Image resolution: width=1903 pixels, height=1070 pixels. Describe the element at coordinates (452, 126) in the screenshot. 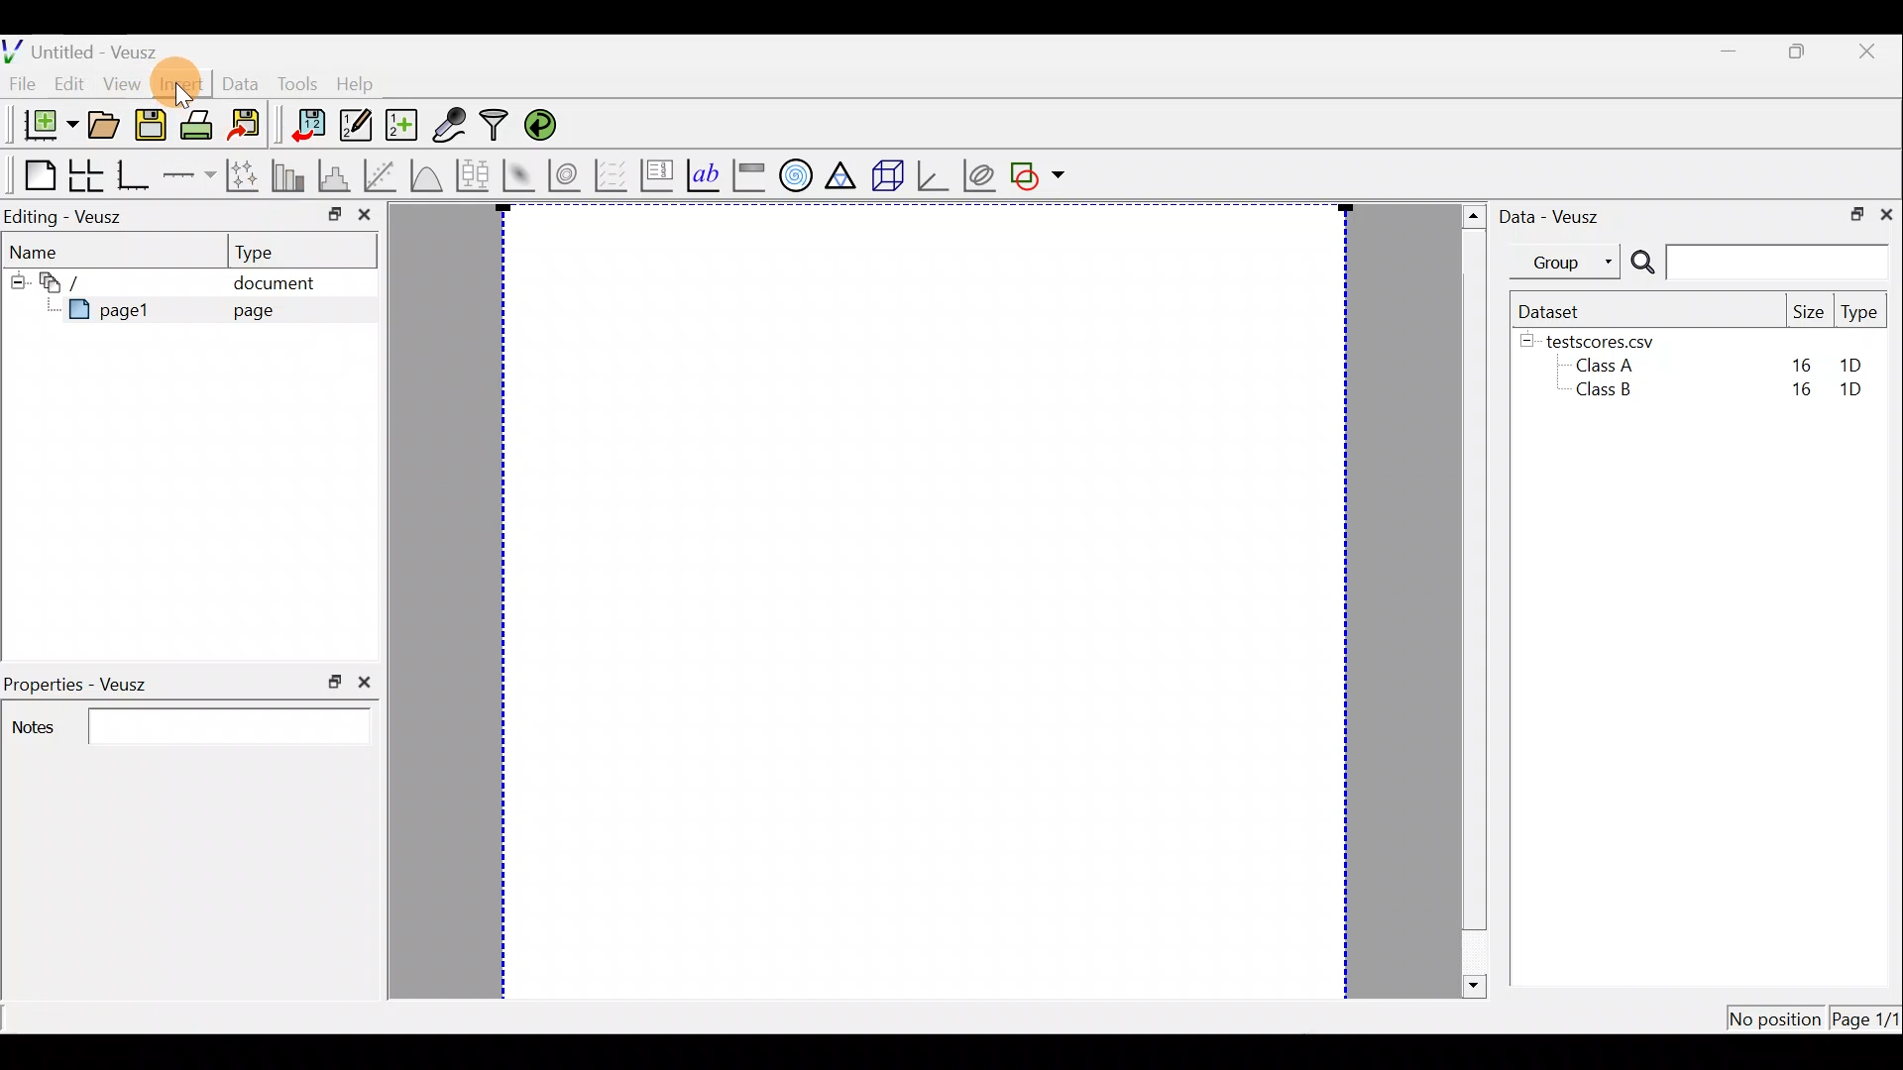

I see `Capture remote data` at that location.